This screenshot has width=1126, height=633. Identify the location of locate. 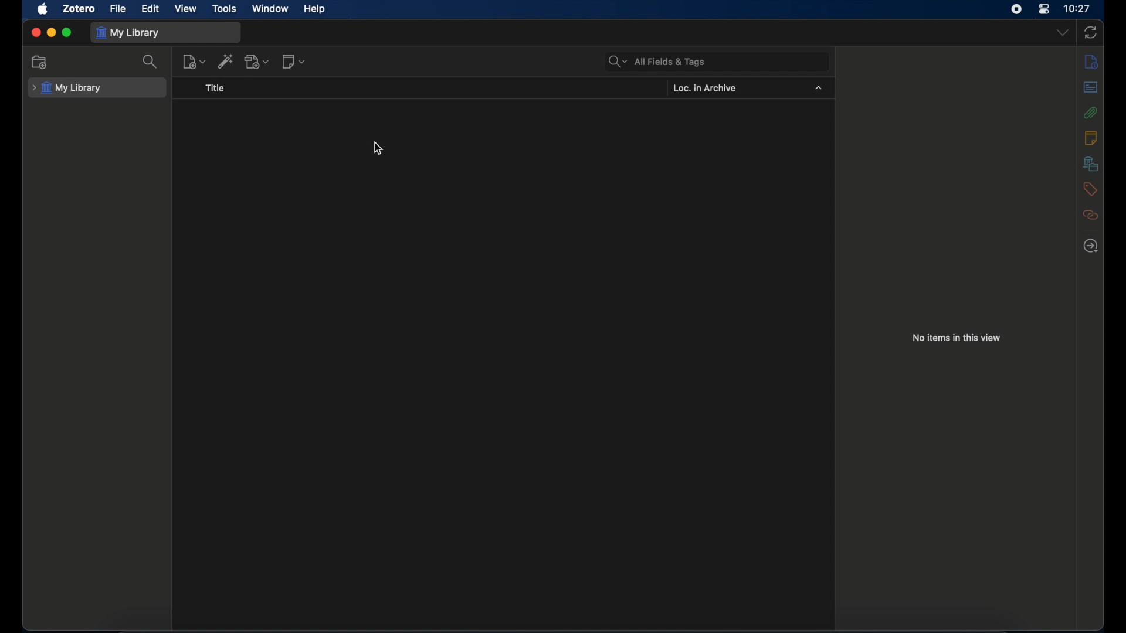
(1091, 247).